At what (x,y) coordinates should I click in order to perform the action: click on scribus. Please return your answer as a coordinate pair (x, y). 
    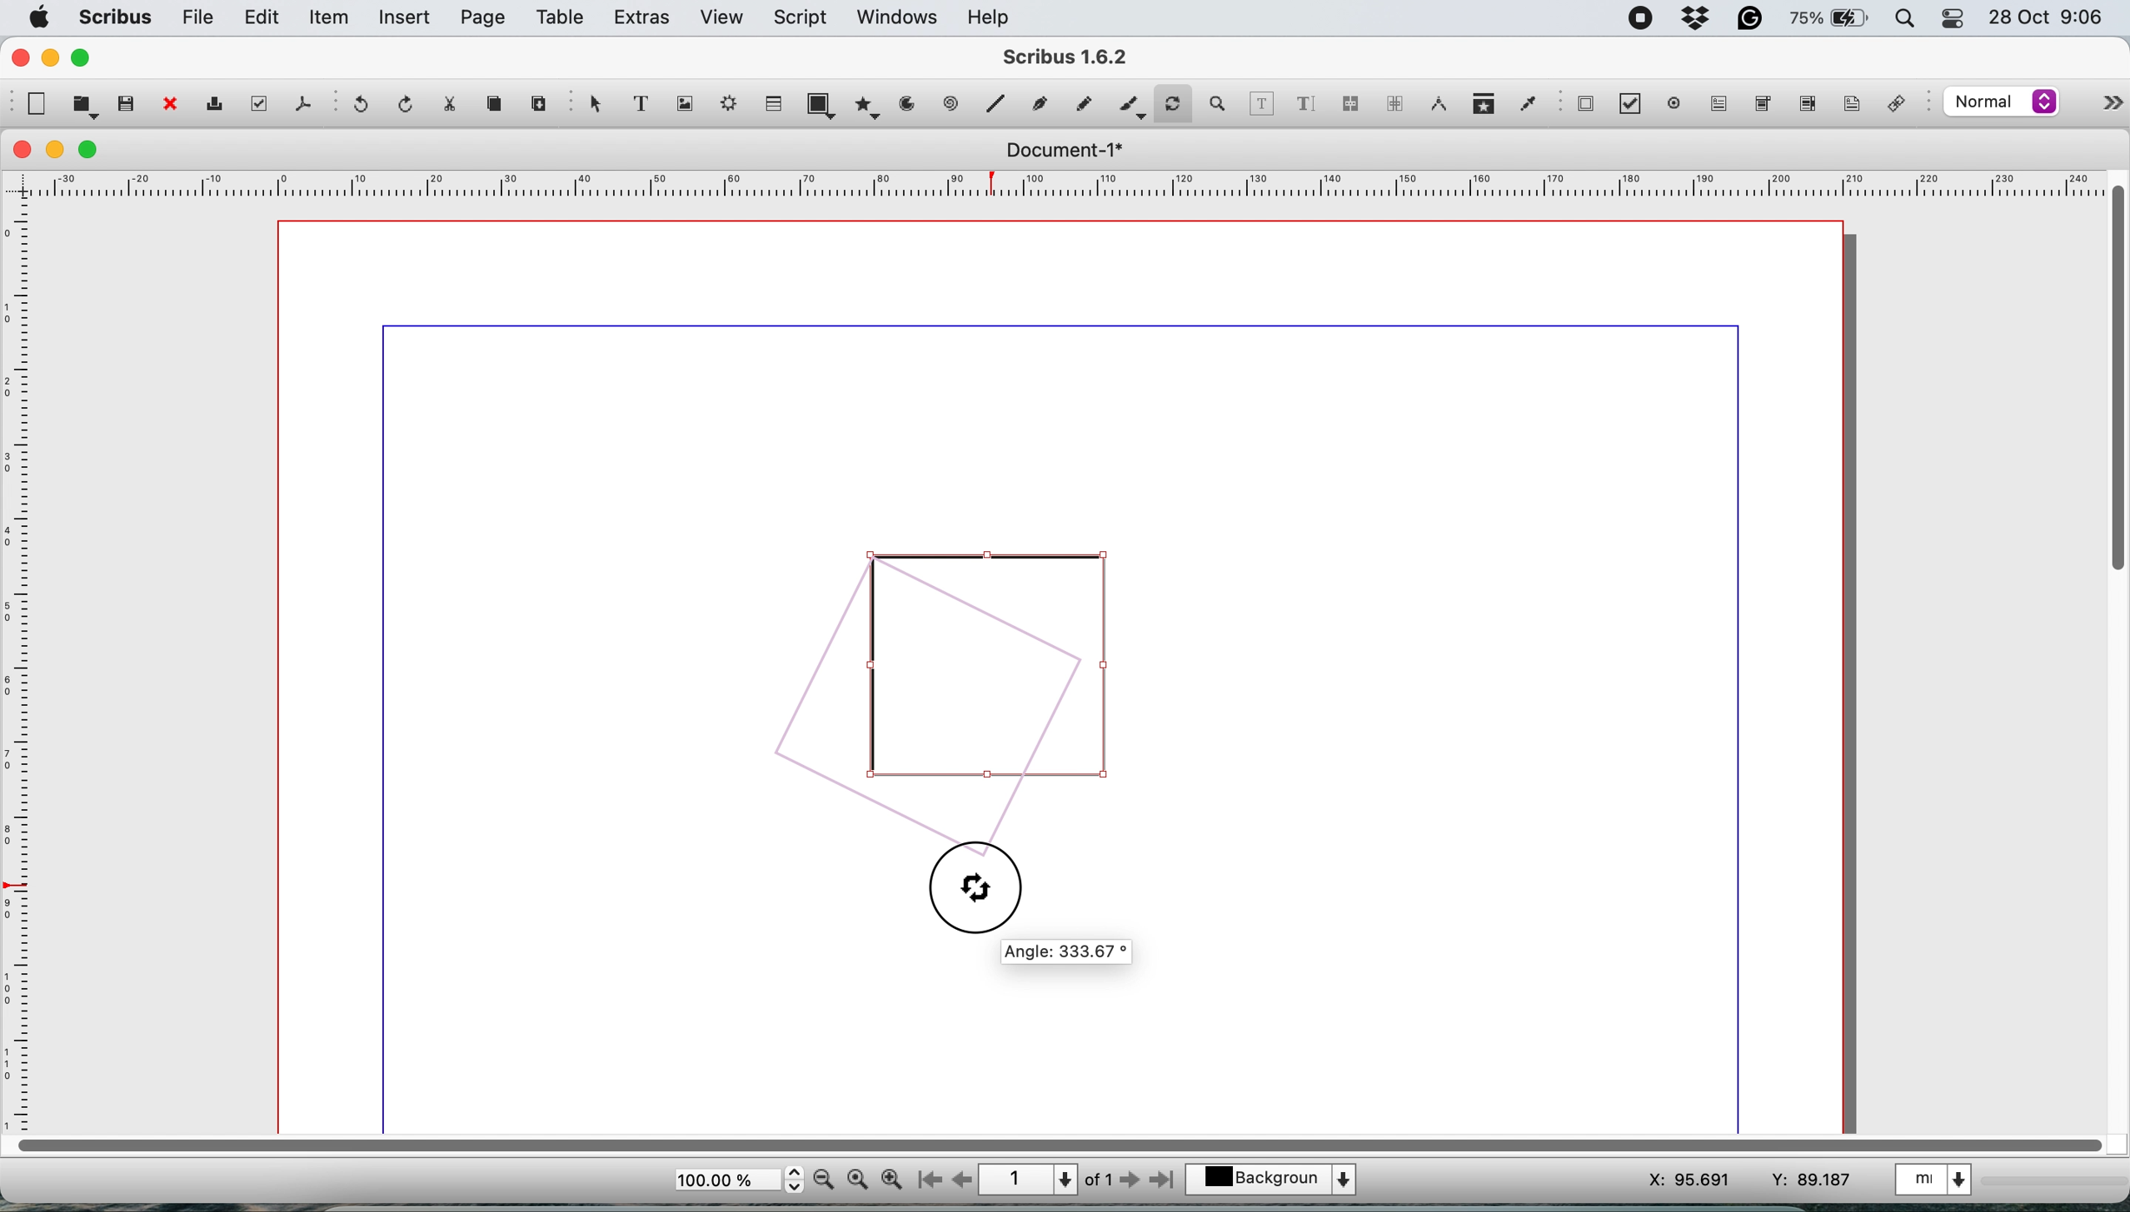
    Looking at the image, I should click on (116, 17).